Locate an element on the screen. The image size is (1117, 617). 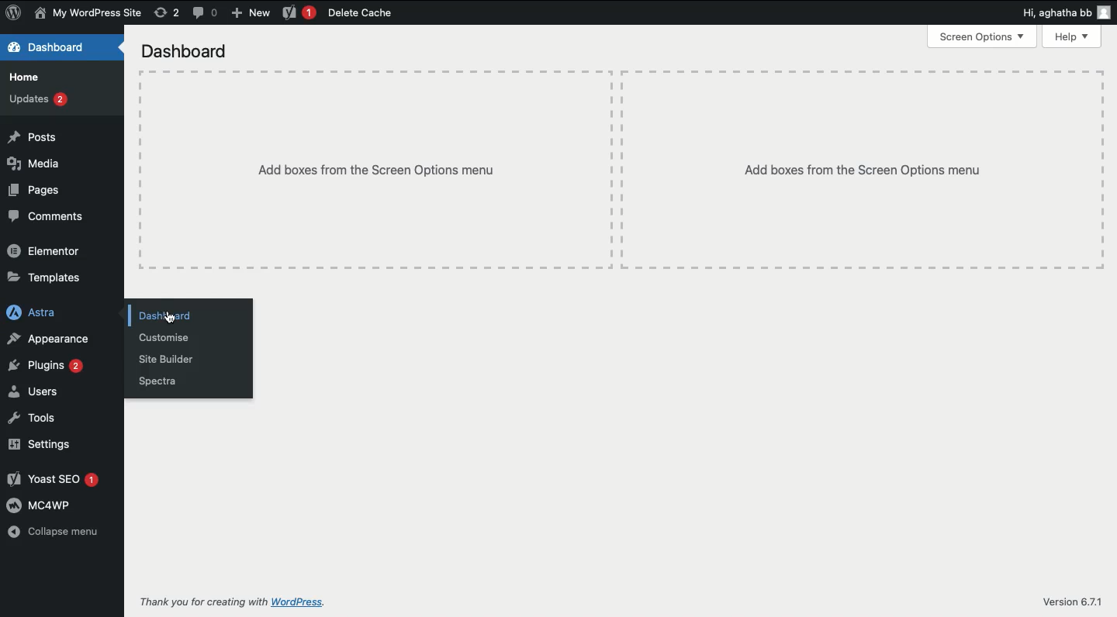
Yoast is located at coordinates (298, 13).